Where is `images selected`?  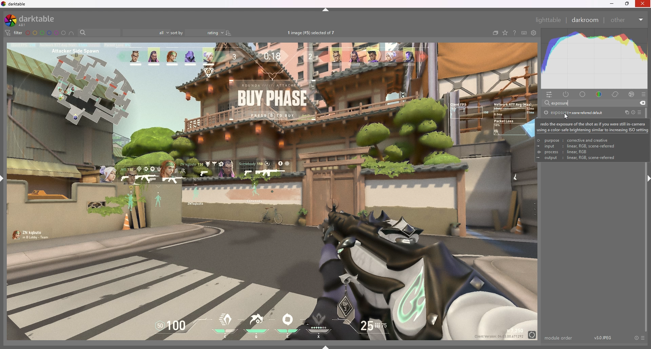
images selected is located at coordinates (312, 33).